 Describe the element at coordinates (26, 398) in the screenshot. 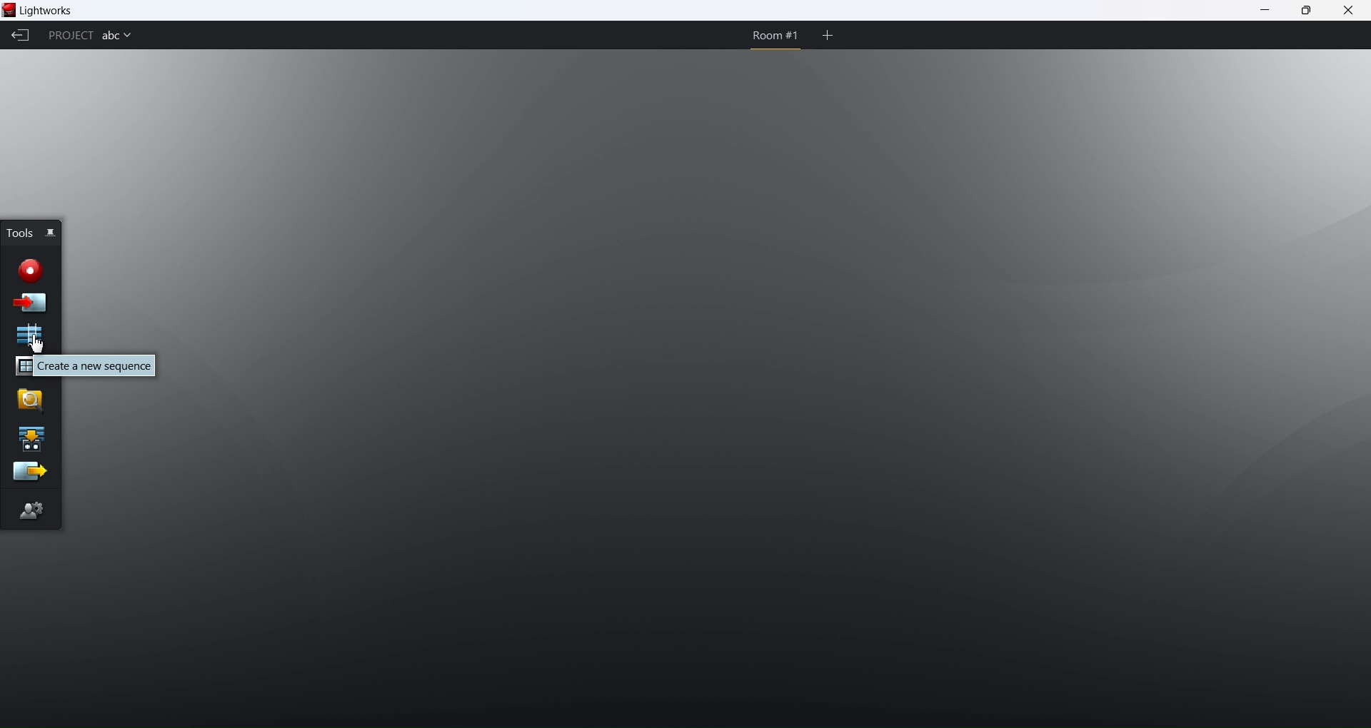

I see `search for clips and sequence` at that location.